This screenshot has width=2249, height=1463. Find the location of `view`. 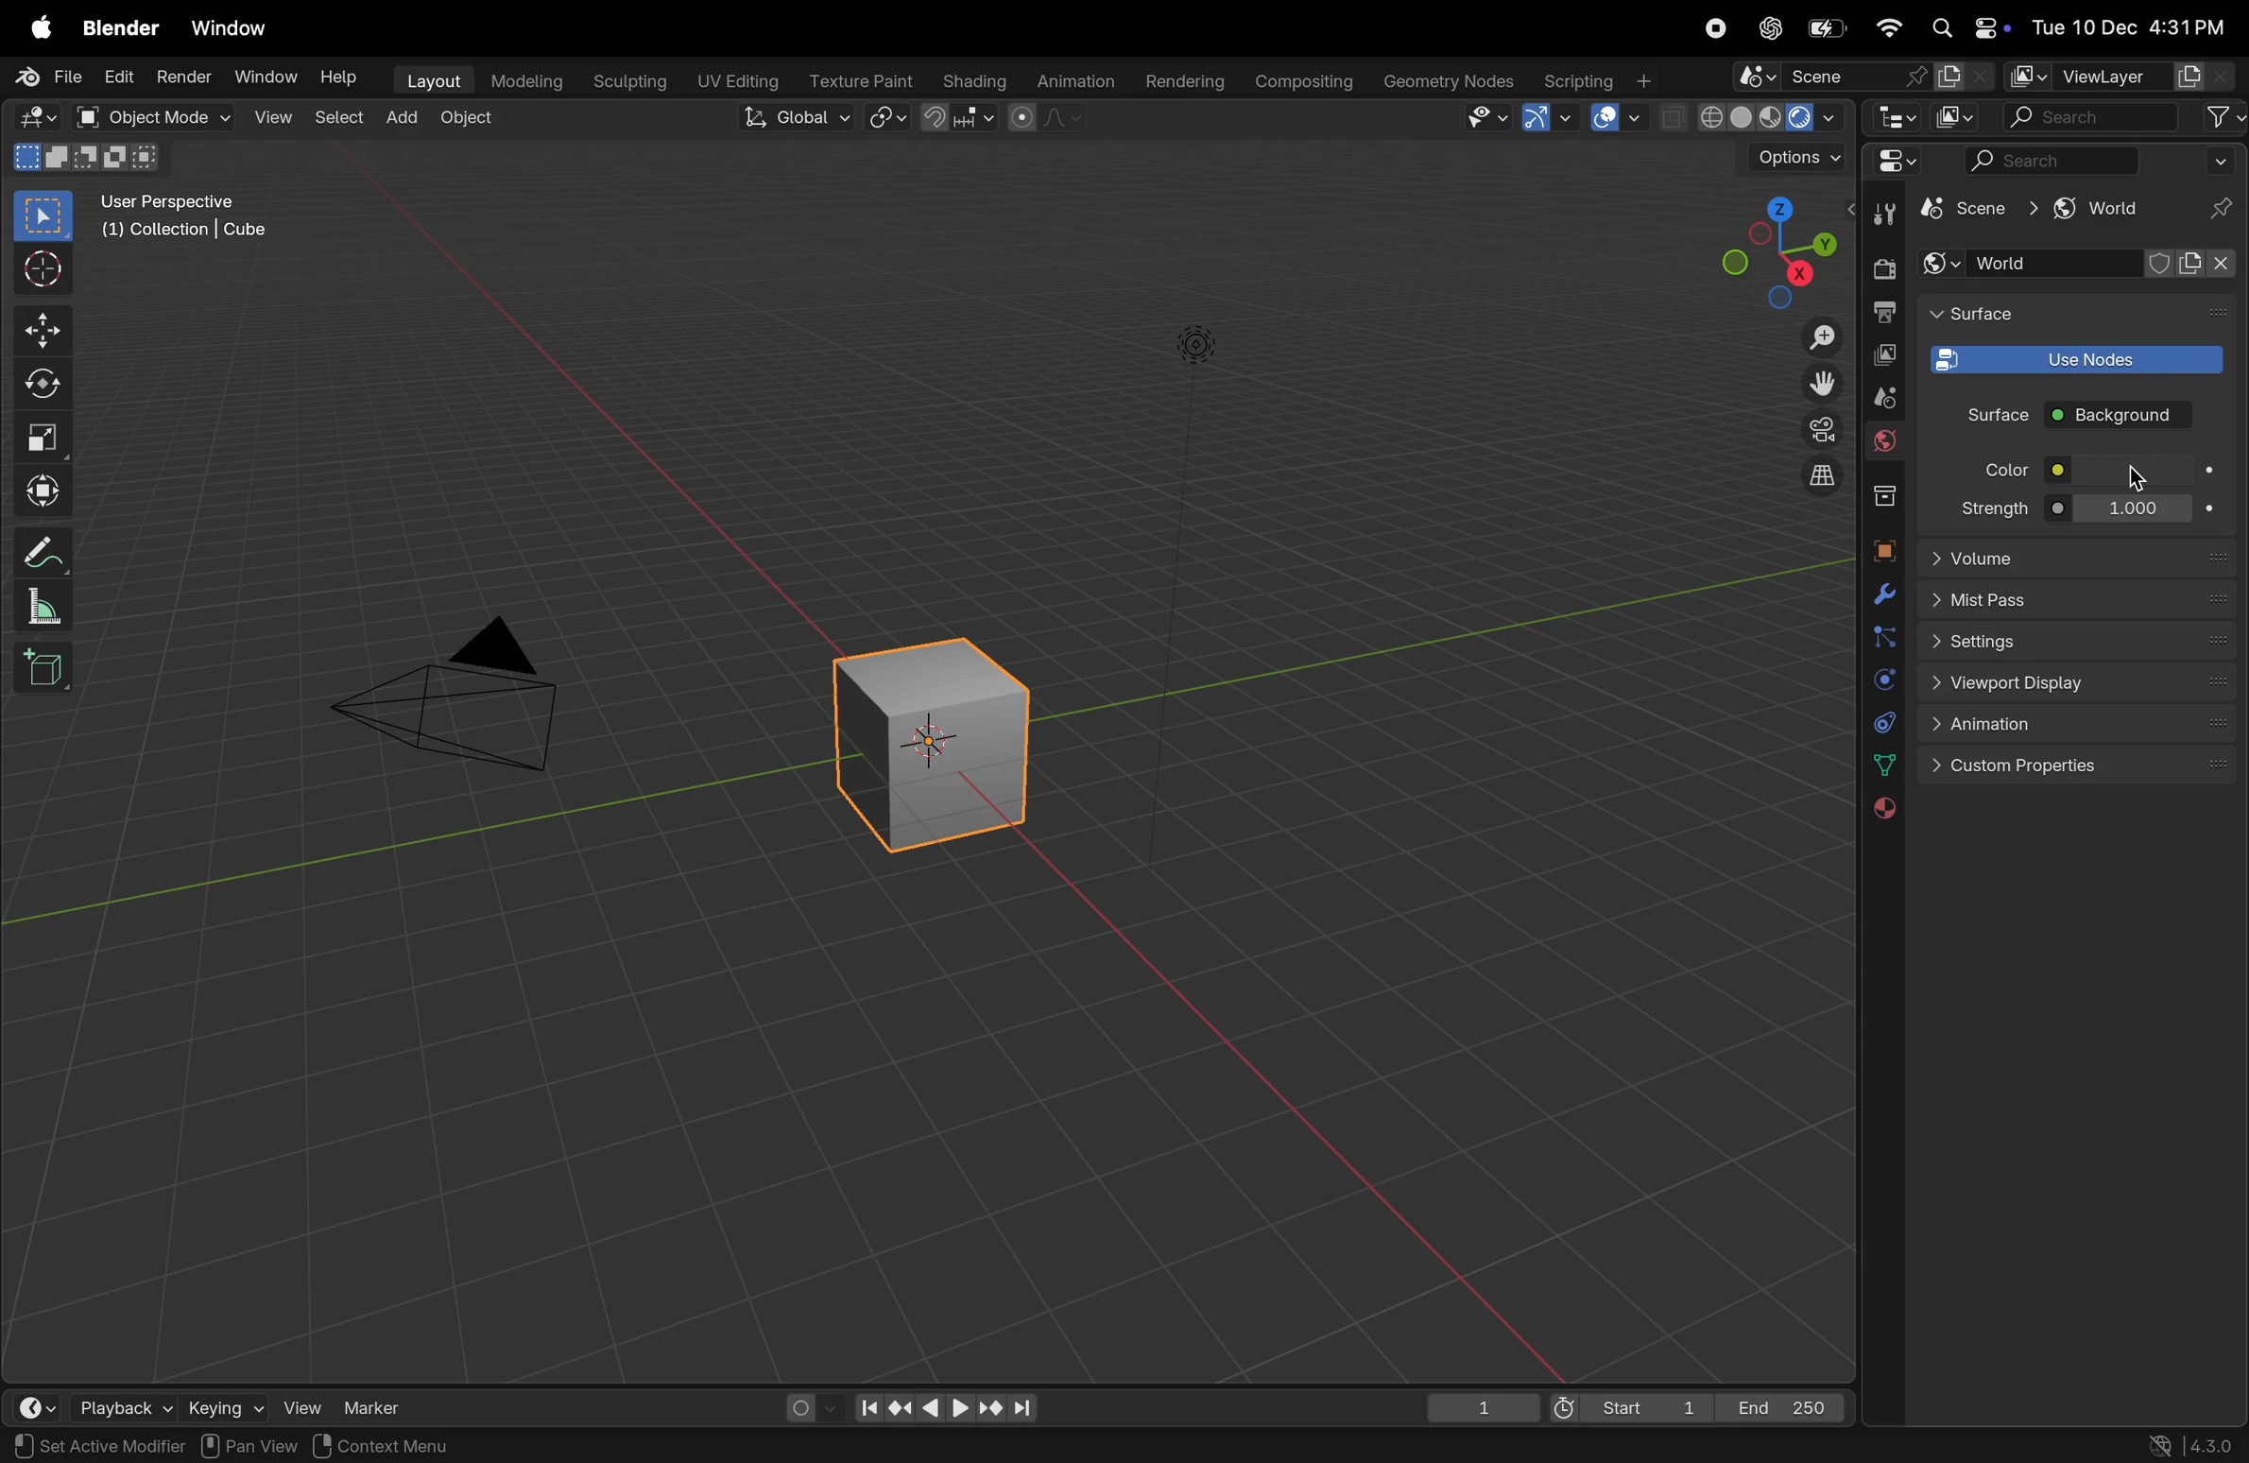

view is located at coordinates (302, 1404).